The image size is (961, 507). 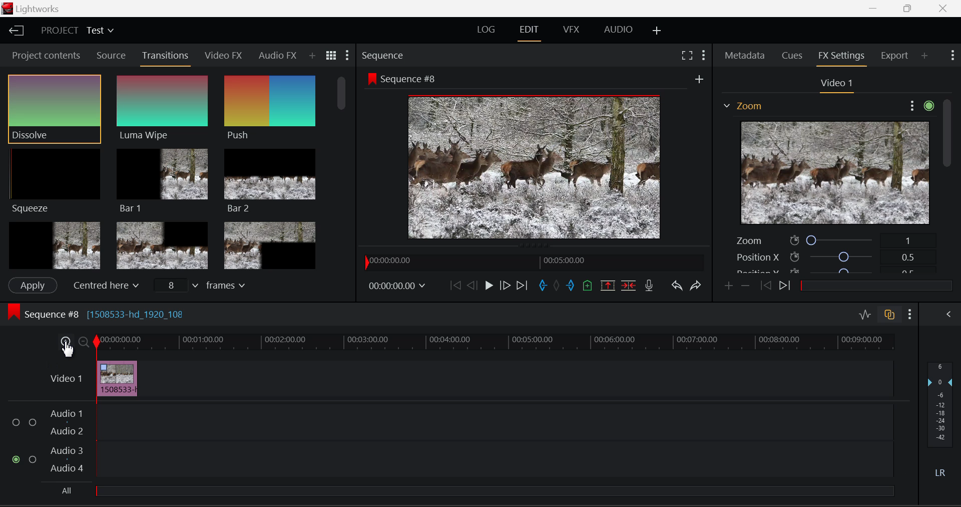 I want to click on Back to Homepage, so click(x=15, y=30).